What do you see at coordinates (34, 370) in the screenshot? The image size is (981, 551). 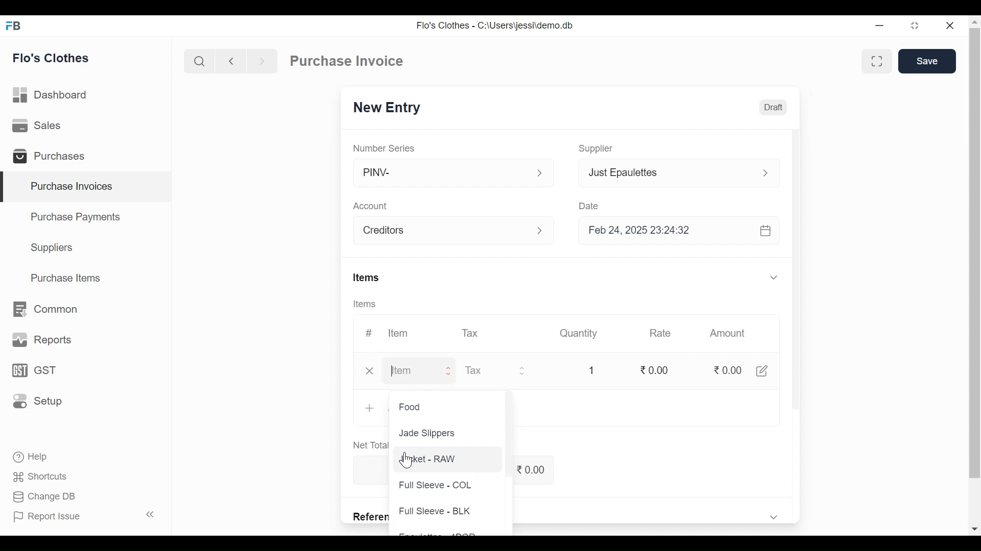 I see `GST` at bounding box center [34, 370].